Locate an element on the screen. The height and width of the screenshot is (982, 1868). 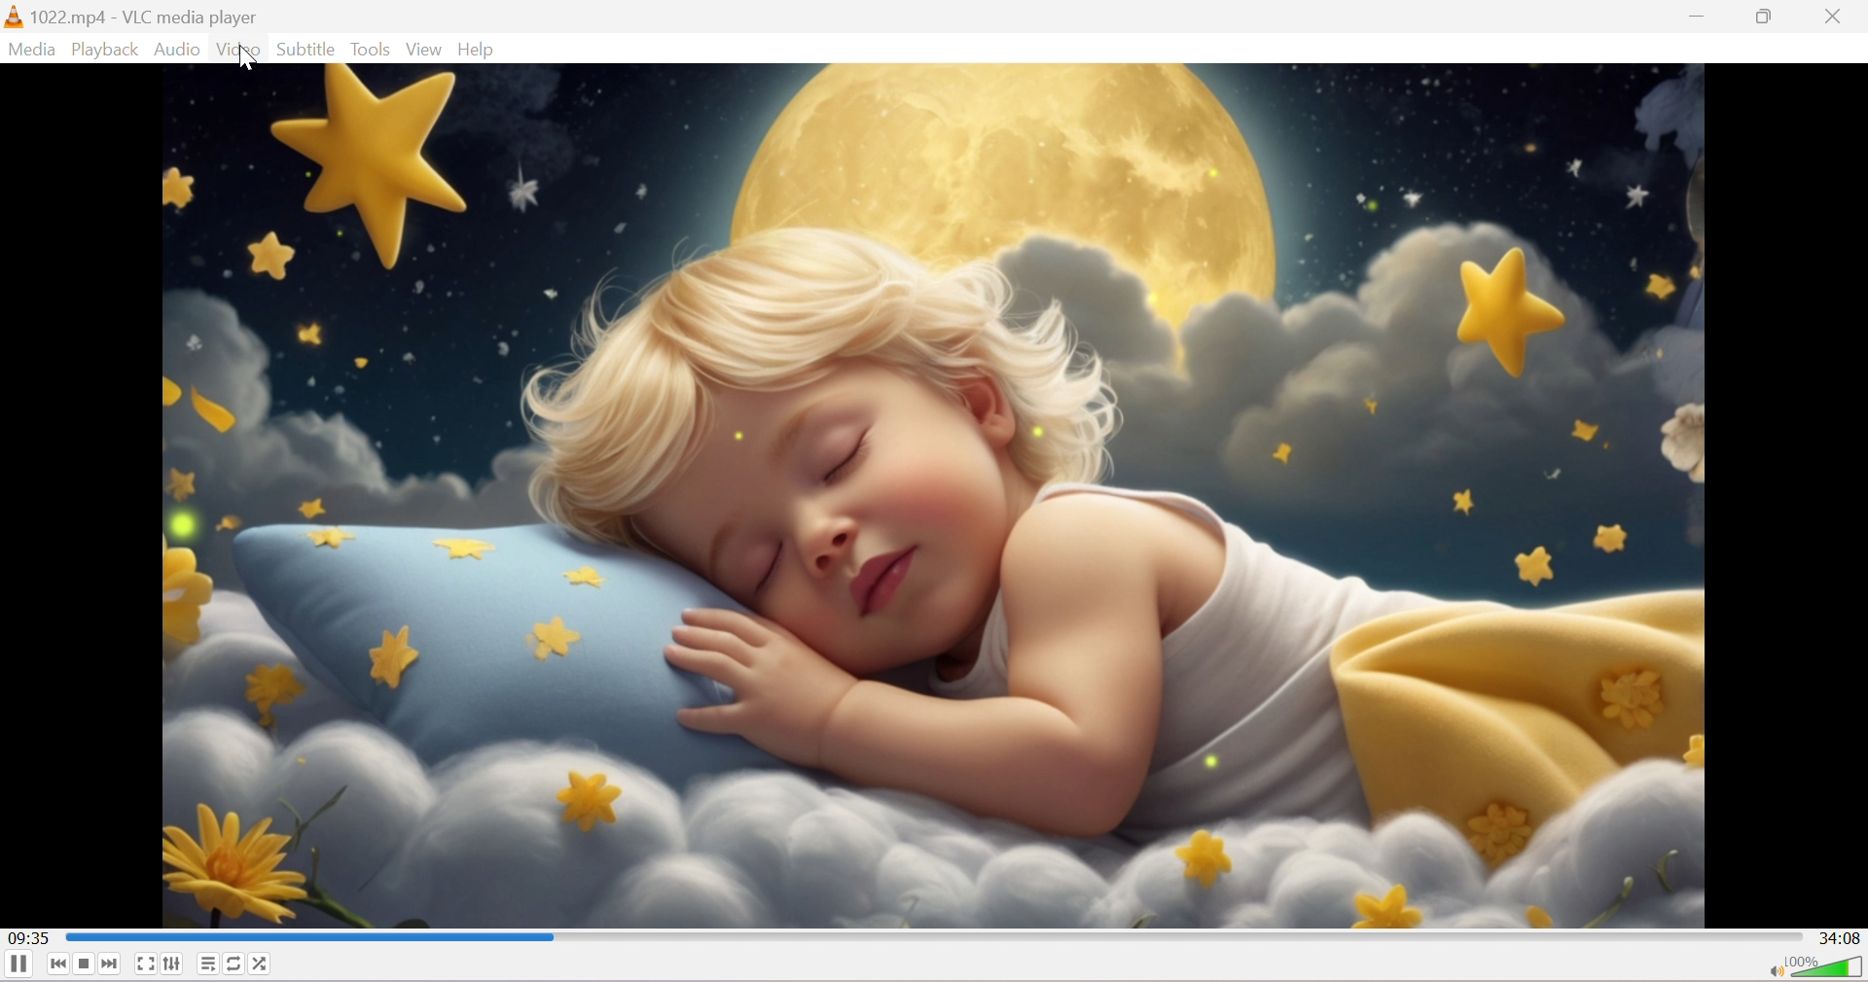
1022.mp4 - VLC media player is located at coordinates (146, 16).